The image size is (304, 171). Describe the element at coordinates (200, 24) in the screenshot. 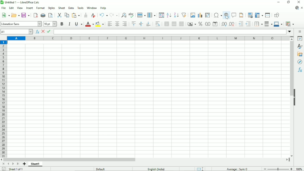

I see `Format as percent` at that location.